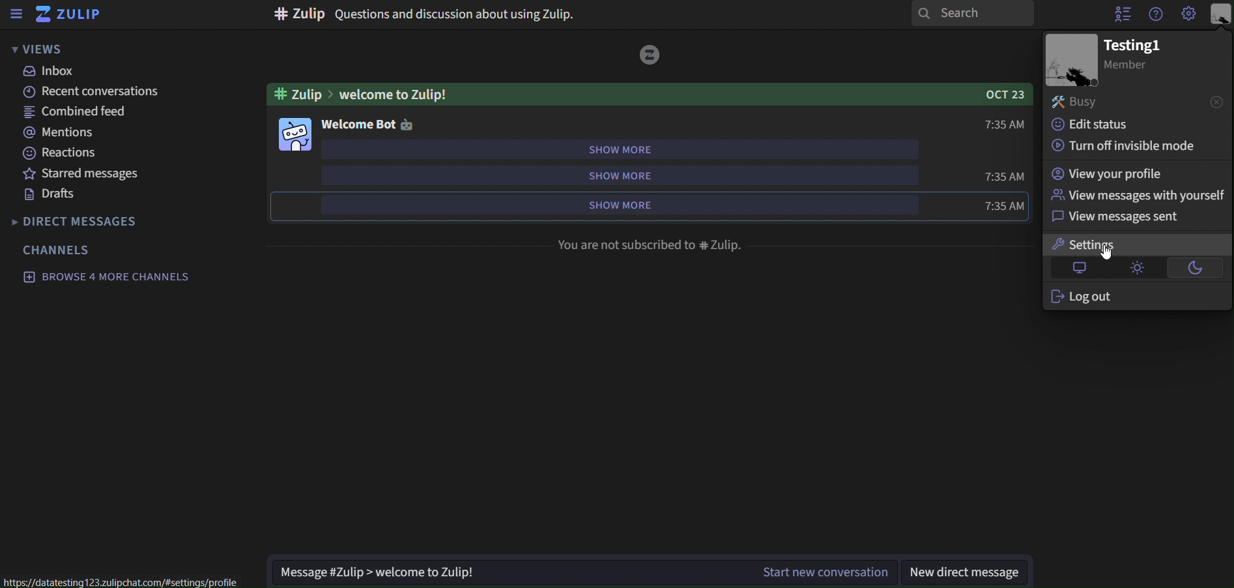  I want to click on #zulip Questions and discussion about using zulip., so click(428, 13).